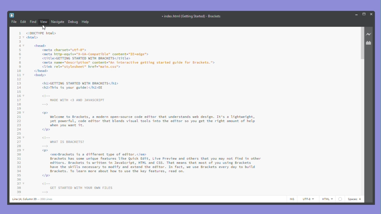  What do you see at coordinates (19, 71) in the screenshot?
I see `10` at bounding box center [19, 71].